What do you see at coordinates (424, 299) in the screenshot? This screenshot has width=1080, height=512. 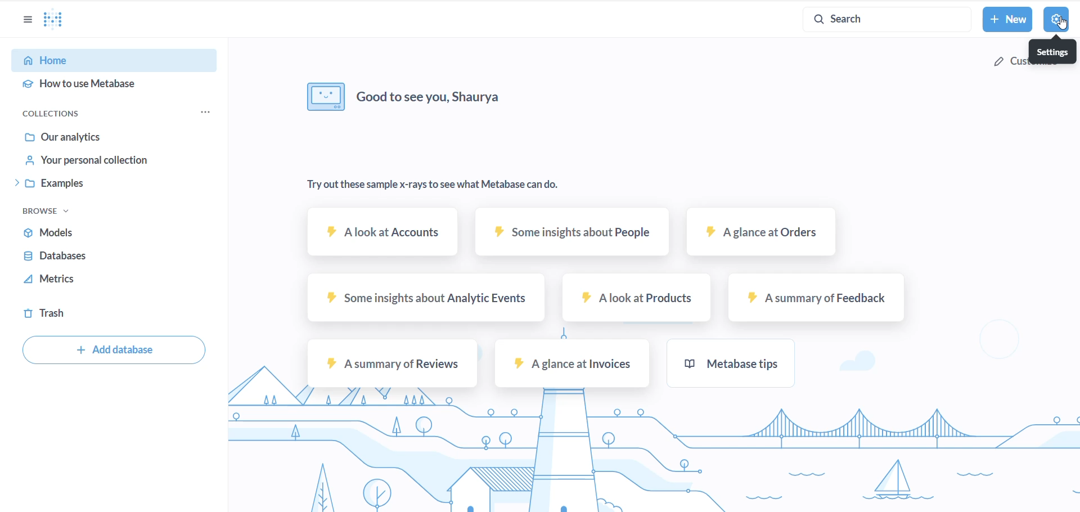 I see `some insights about analytic events ` at bounding box center [424, 299].